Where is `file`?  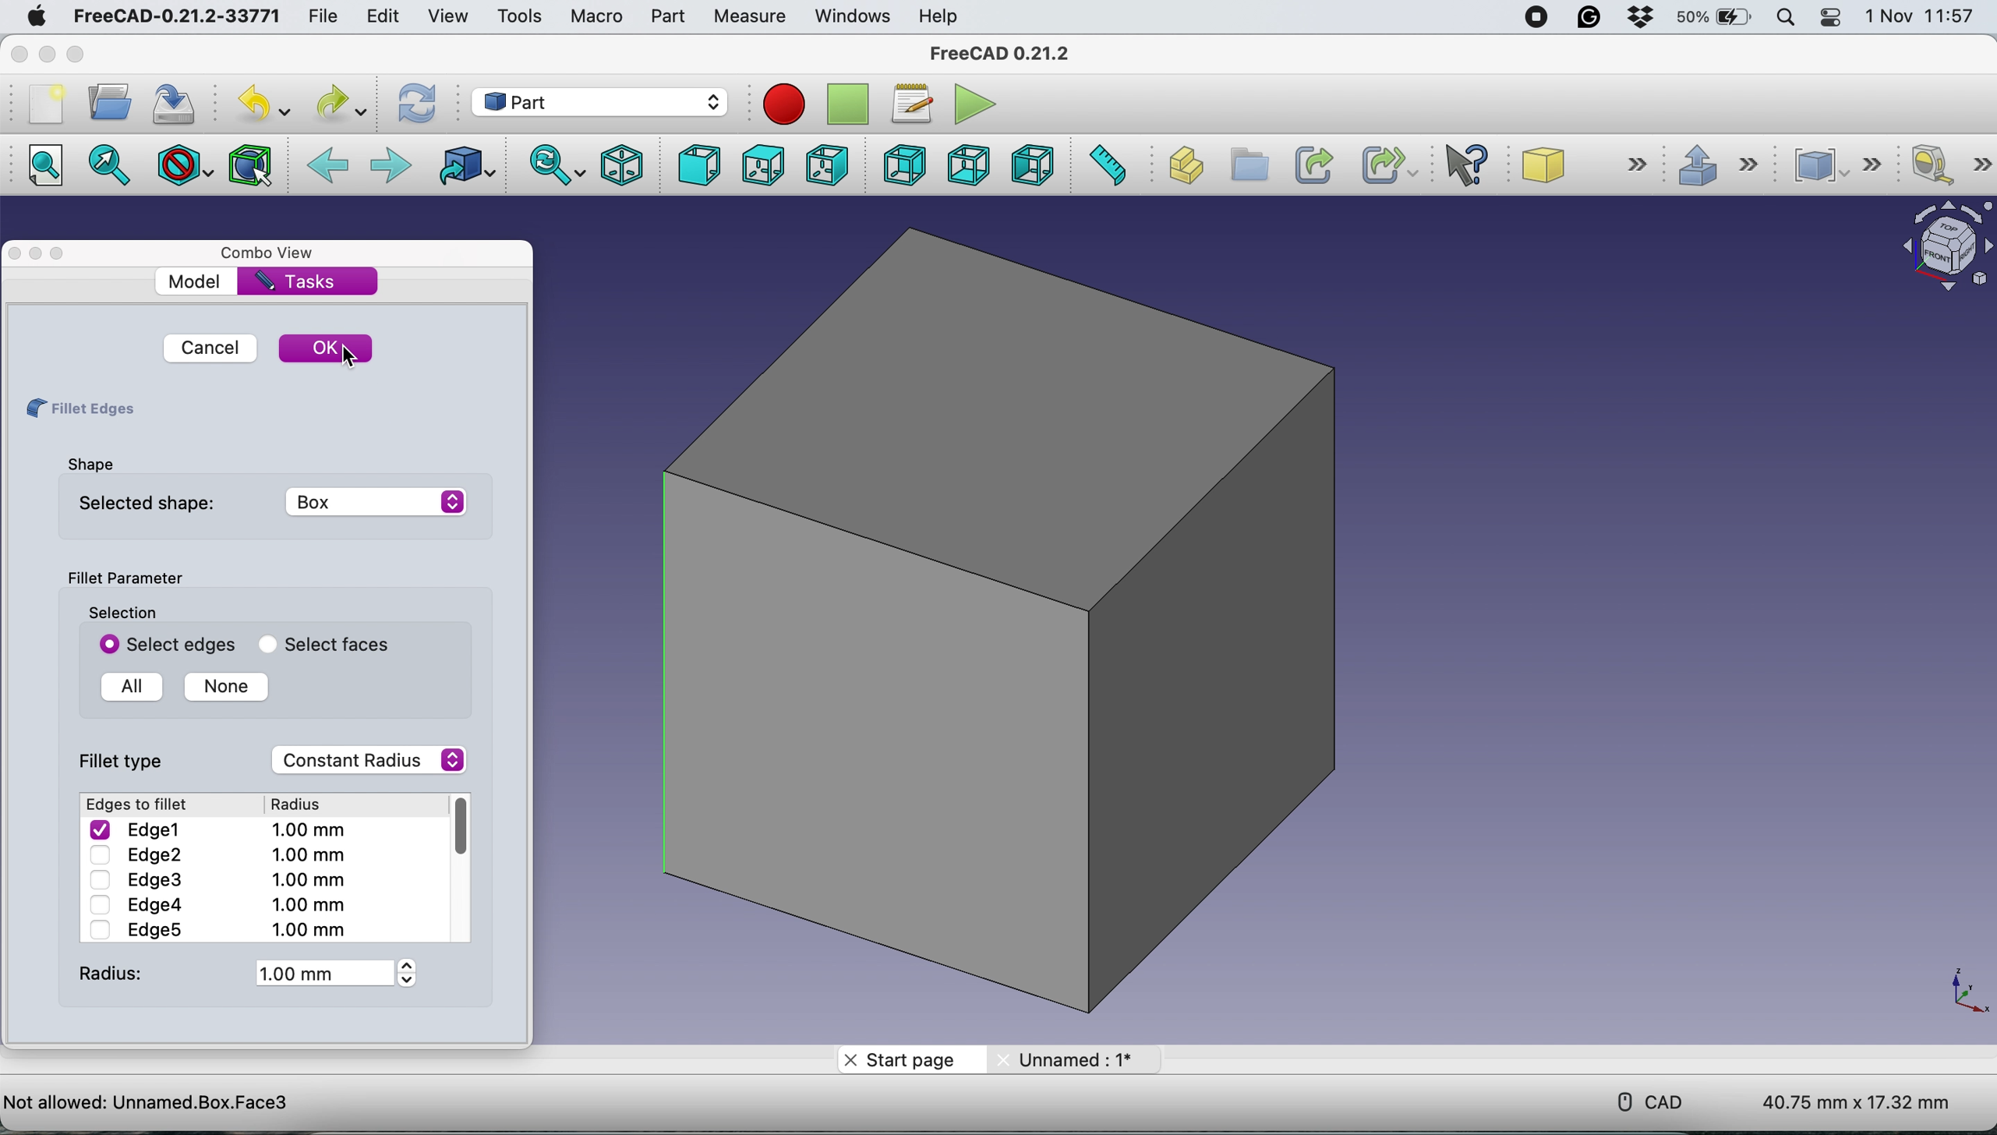
file is located at coordinates (323, 13).